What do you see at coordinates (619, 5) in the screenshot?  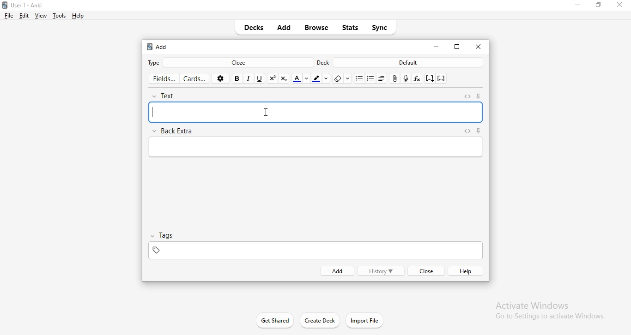 I see `close` at bounding box center [619, 5].